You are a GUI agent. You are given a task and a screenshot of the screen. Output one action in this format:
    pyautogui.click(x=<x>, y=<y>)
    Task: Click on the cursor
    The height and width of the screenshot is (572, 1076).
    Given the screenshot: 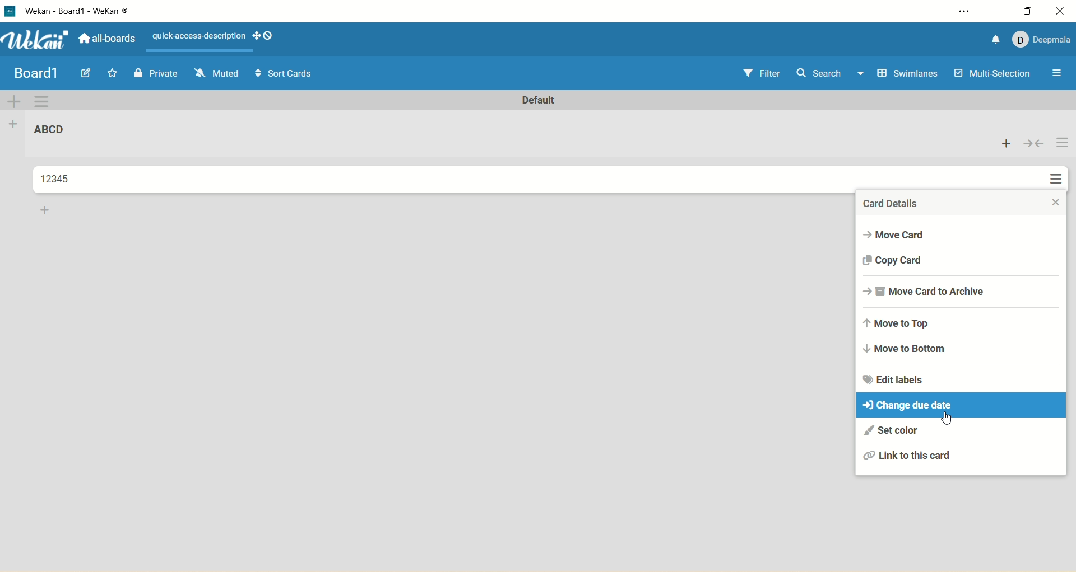 What is the action you would take?
    pyautogui.click(x=951, y=421)
    